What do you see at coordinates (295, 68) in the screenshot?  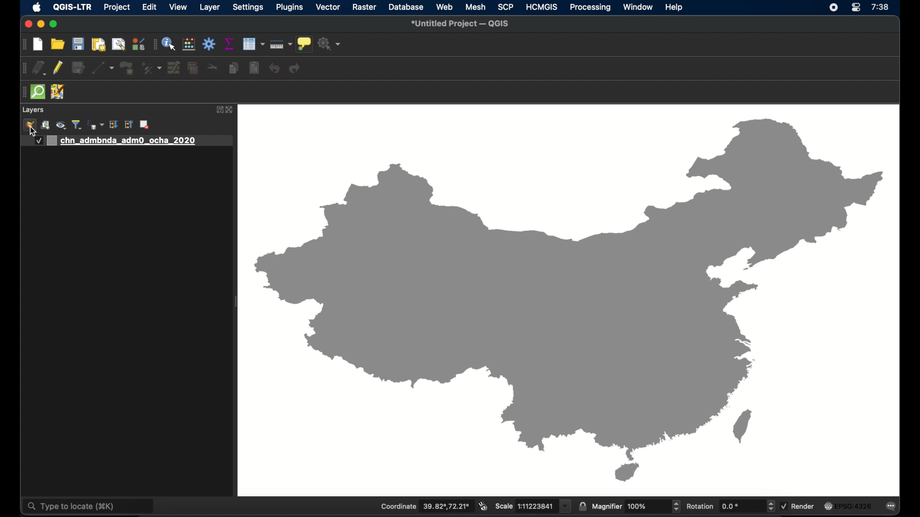 I see `redo` at bounding box center [295, 68].